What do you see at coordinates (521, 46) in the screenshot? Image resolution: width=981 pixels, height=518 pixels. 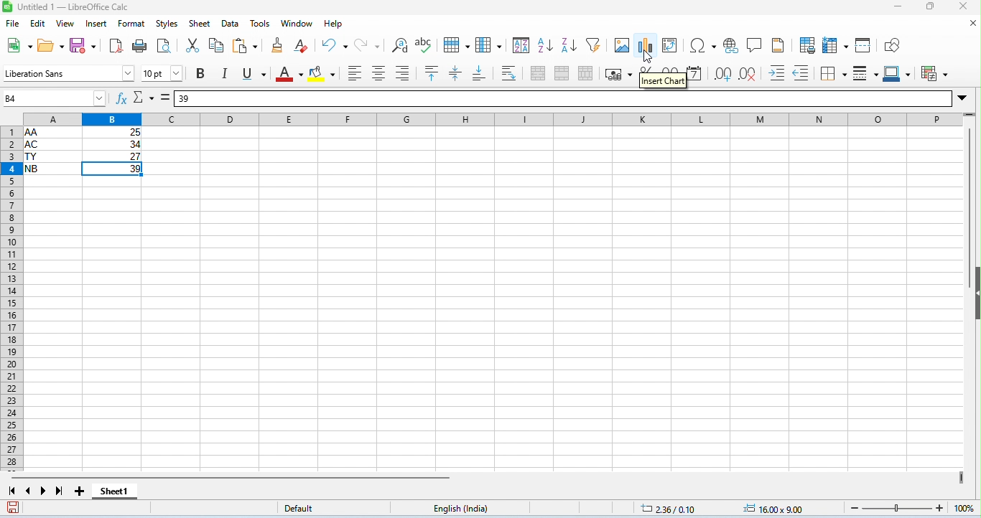 I see `sort` at bounding box center [521, 46].